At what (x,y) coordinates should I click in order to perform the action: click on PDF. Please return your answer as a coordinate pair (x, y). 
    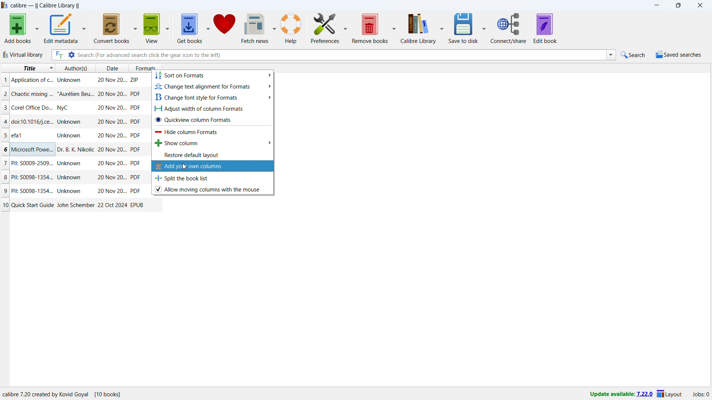
    Looking at the image, I should click on (135, 94).